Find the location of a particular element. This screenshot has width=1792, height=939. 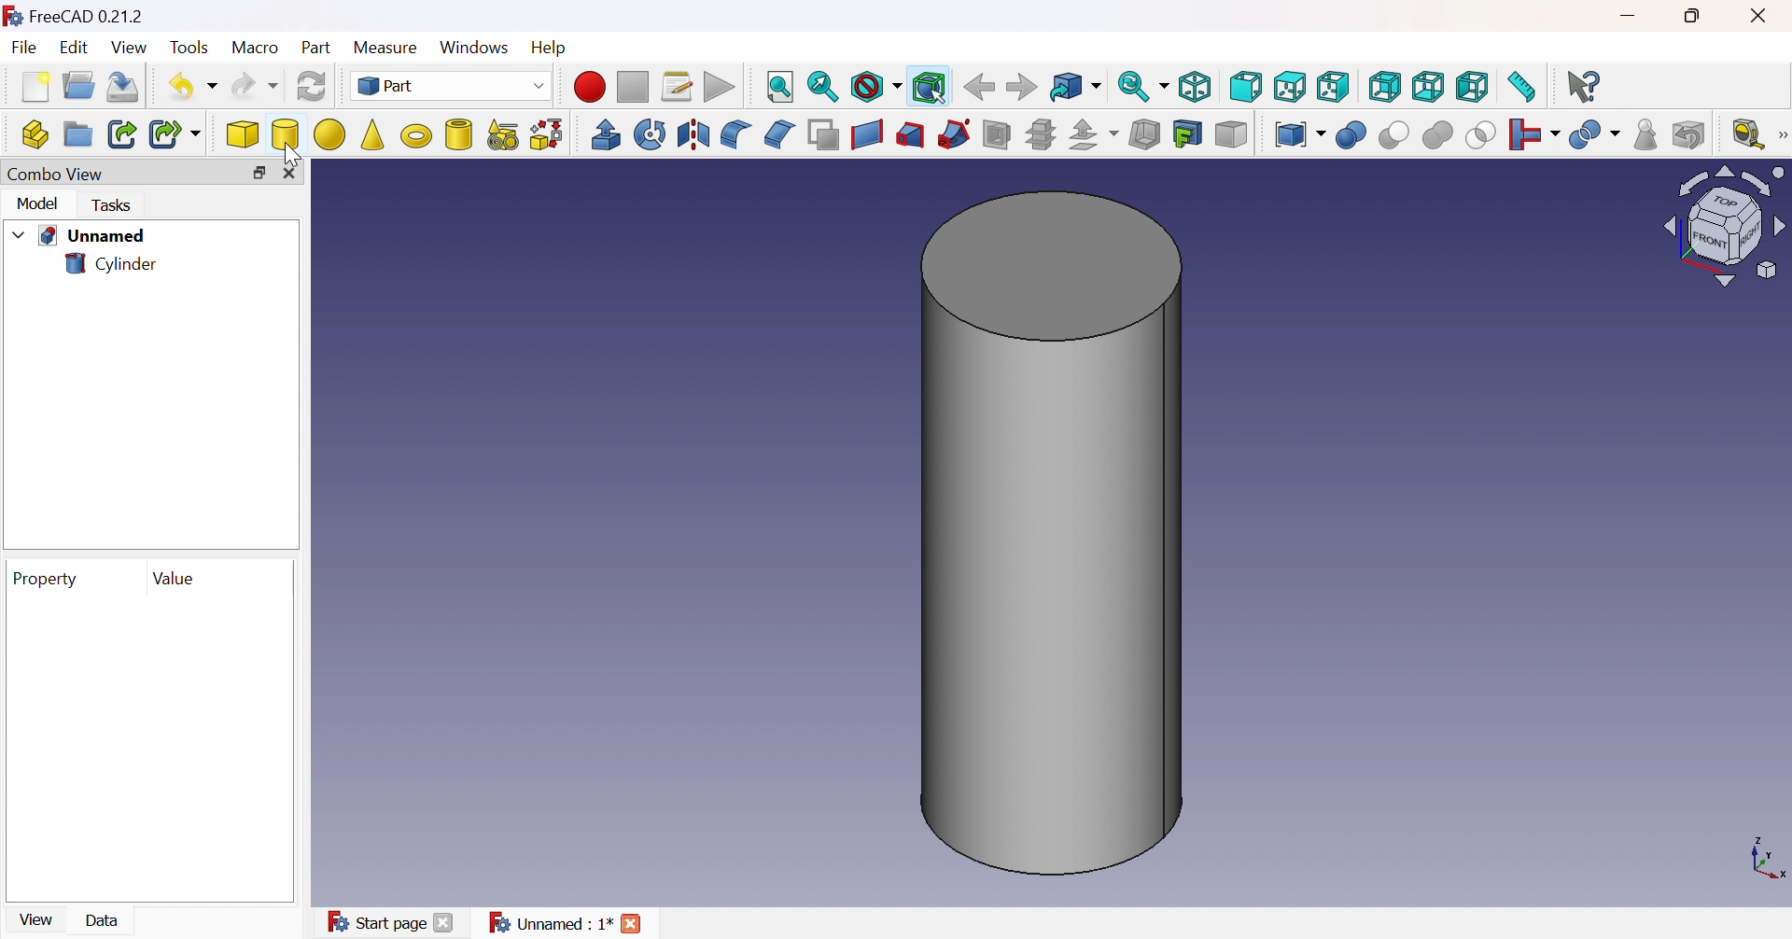

Stop macro recording is located at coordinates (634, 87).